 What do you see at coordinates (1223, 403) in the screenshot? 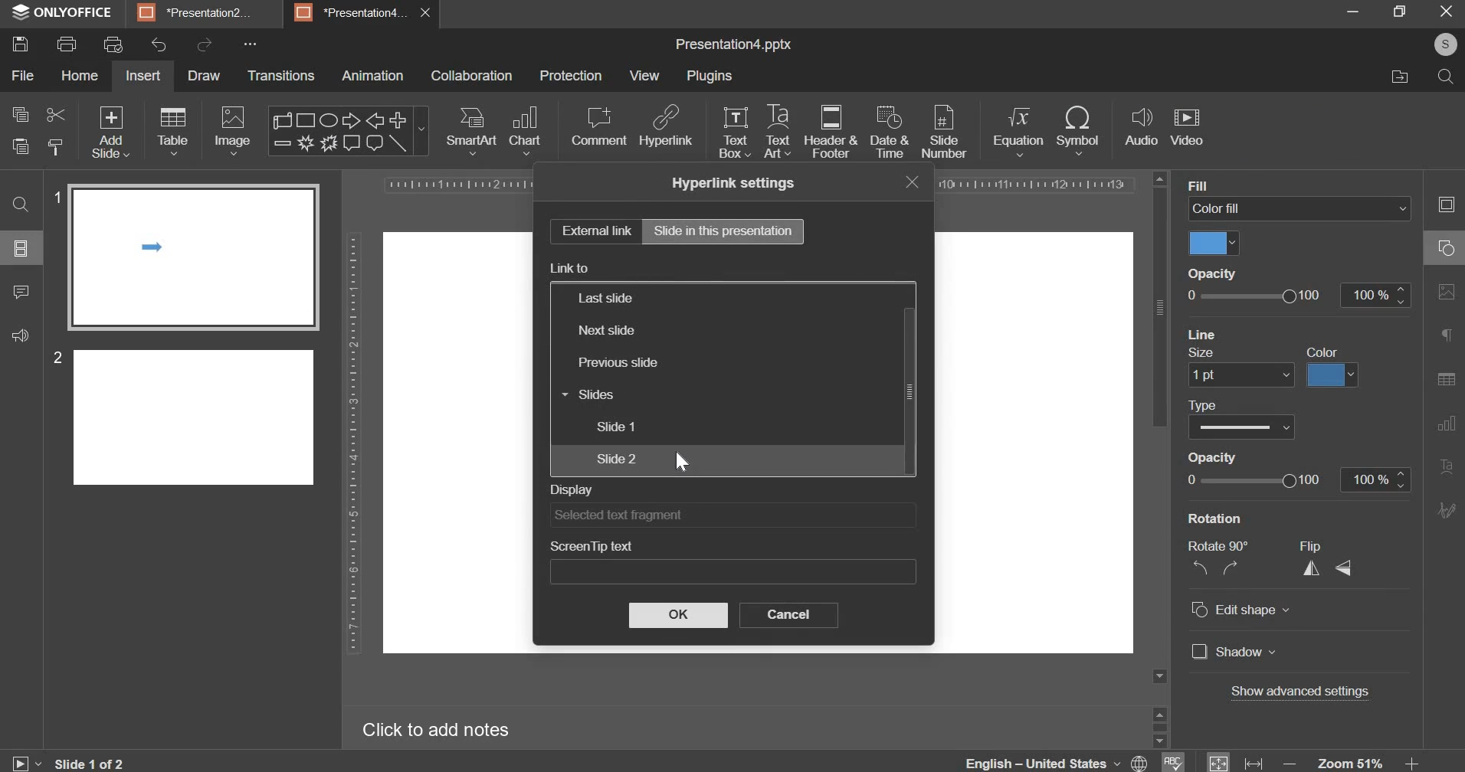
I see `` at bounding box center [1223, 403].